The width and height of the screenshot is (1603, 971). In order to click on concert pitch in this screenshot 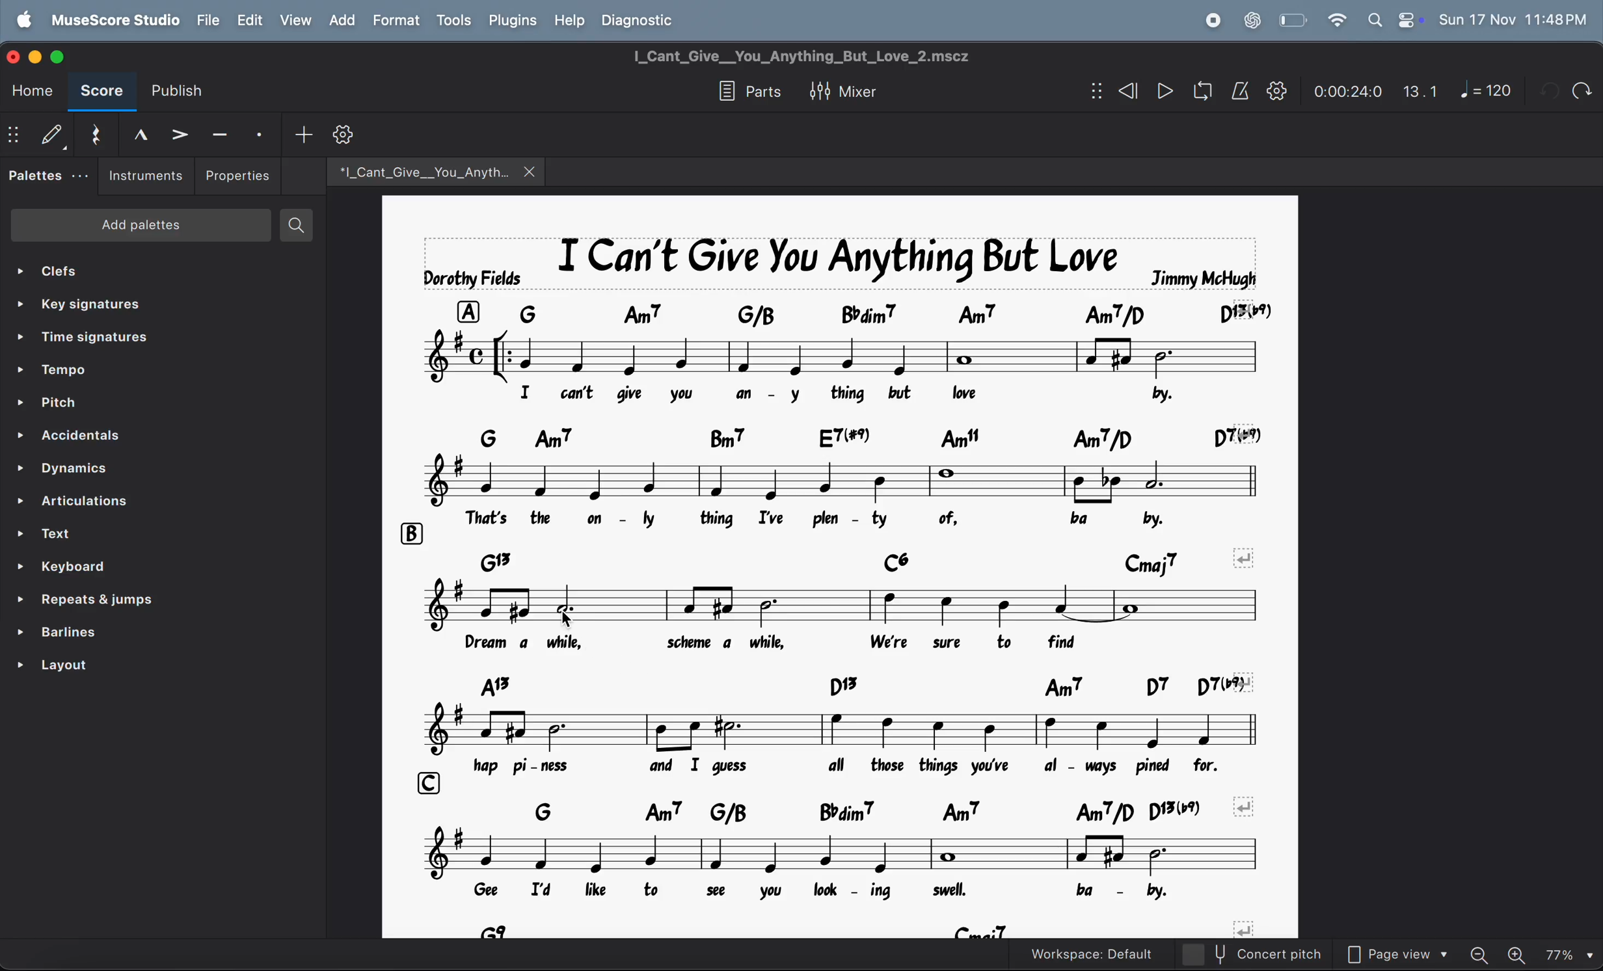, I will do `click(1248, 954)`.